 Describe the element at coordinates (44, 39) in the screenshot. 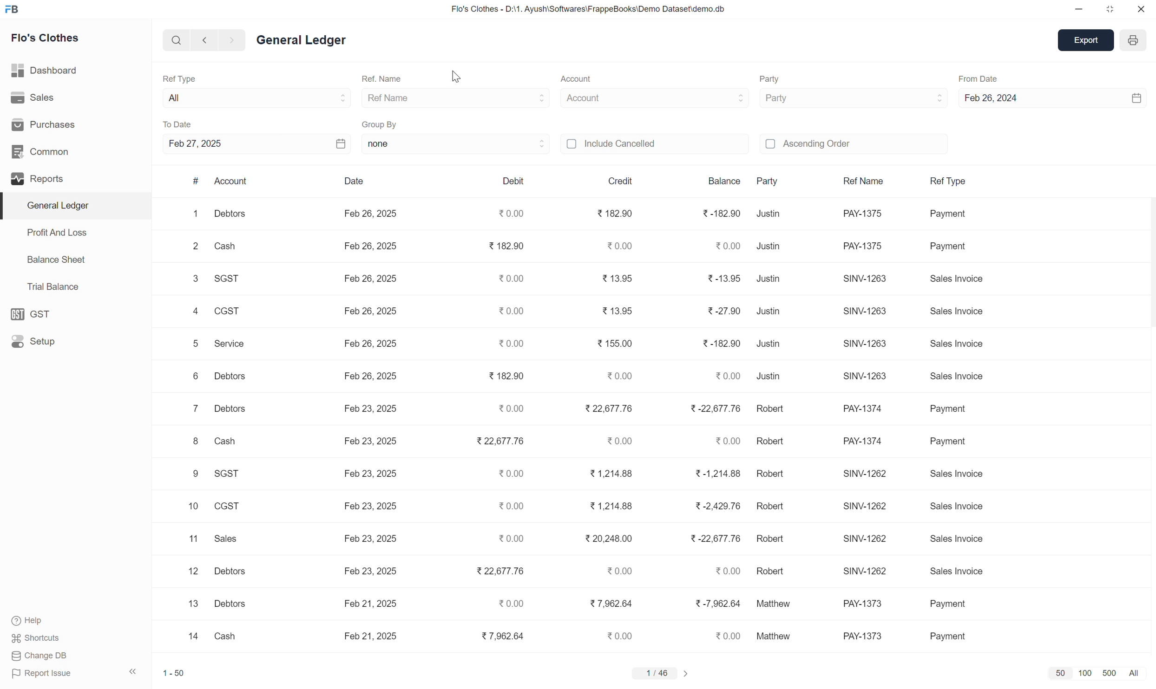

I see `Flo's Clothes` at that location.